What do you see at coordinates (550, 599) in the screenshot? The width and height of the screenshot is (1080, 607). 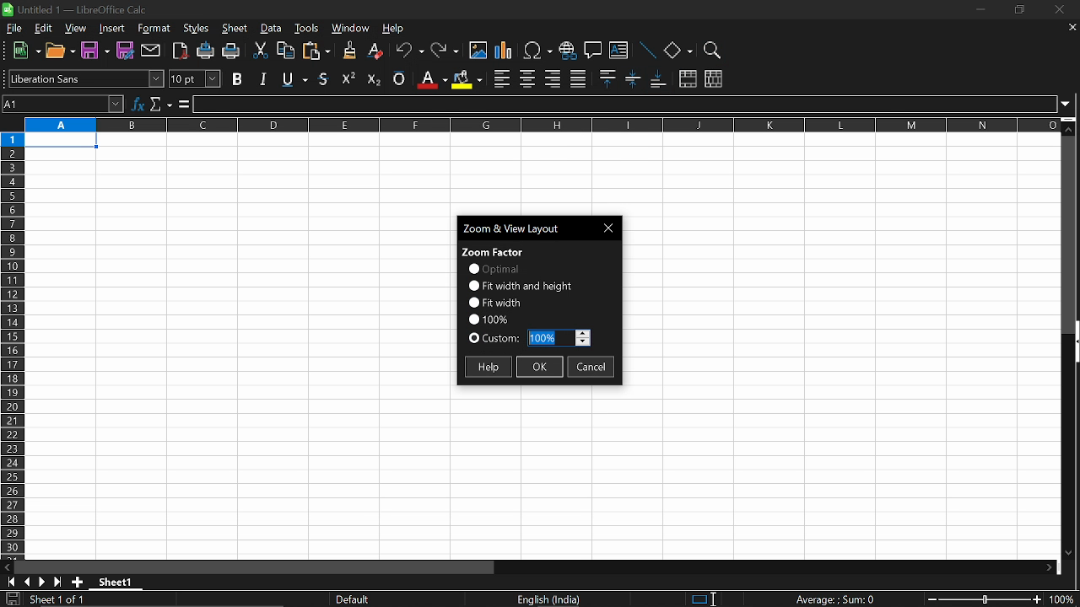 I see `current language` at bounding box center [550, 599].